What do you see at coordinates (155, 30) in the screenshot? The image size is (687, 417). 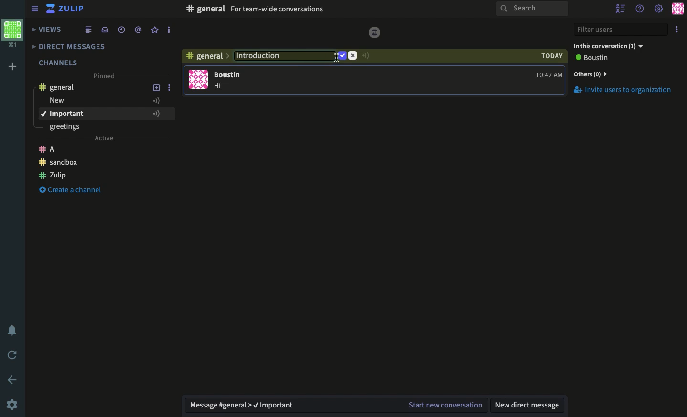 I see `Favorite` at bounding box center [155, 30].